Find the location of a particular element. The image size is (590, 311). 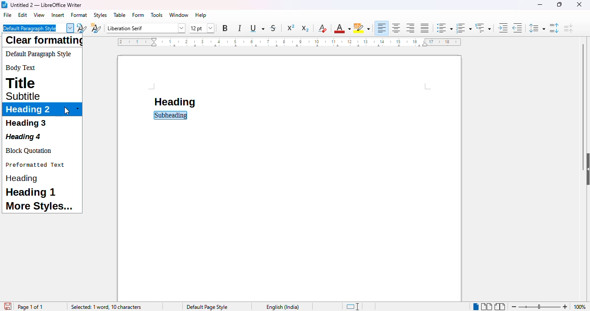

body text is located at coordinates (21, 68).